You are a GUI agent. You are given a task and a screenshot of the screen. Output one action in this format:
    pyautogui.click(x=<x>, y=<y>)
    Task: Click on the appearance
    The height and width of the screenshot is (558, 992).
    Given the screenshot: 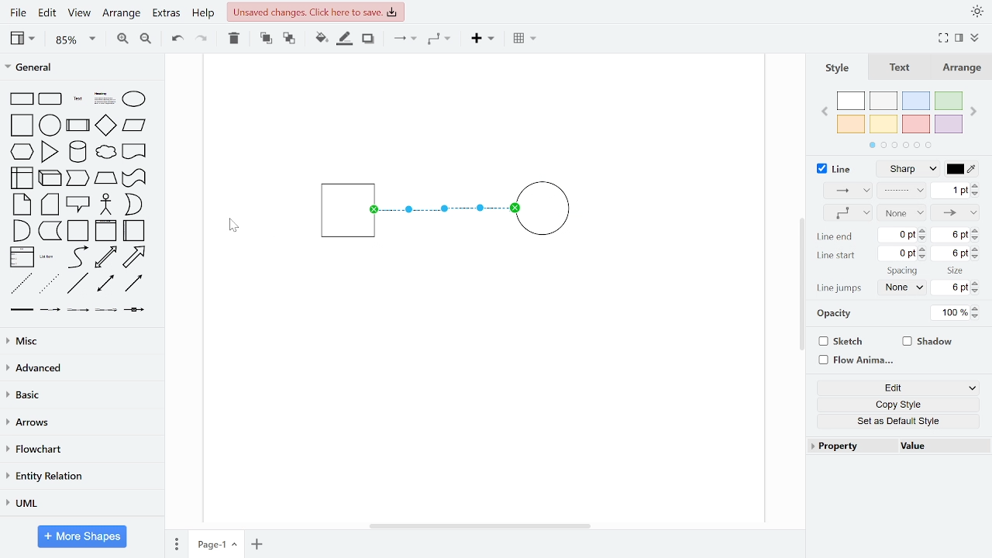 What is the action you would take?
    pyautogui.click(x=976, y=12)
    